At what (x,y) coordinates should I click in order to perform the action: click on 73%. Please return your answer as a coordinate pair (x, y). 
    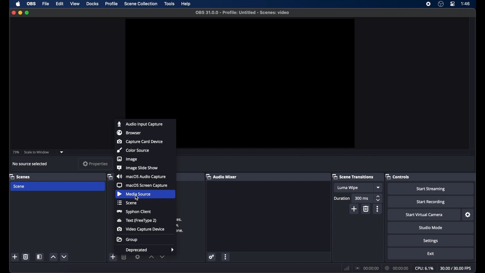
    Looking at the image, I should click on (16, 152).